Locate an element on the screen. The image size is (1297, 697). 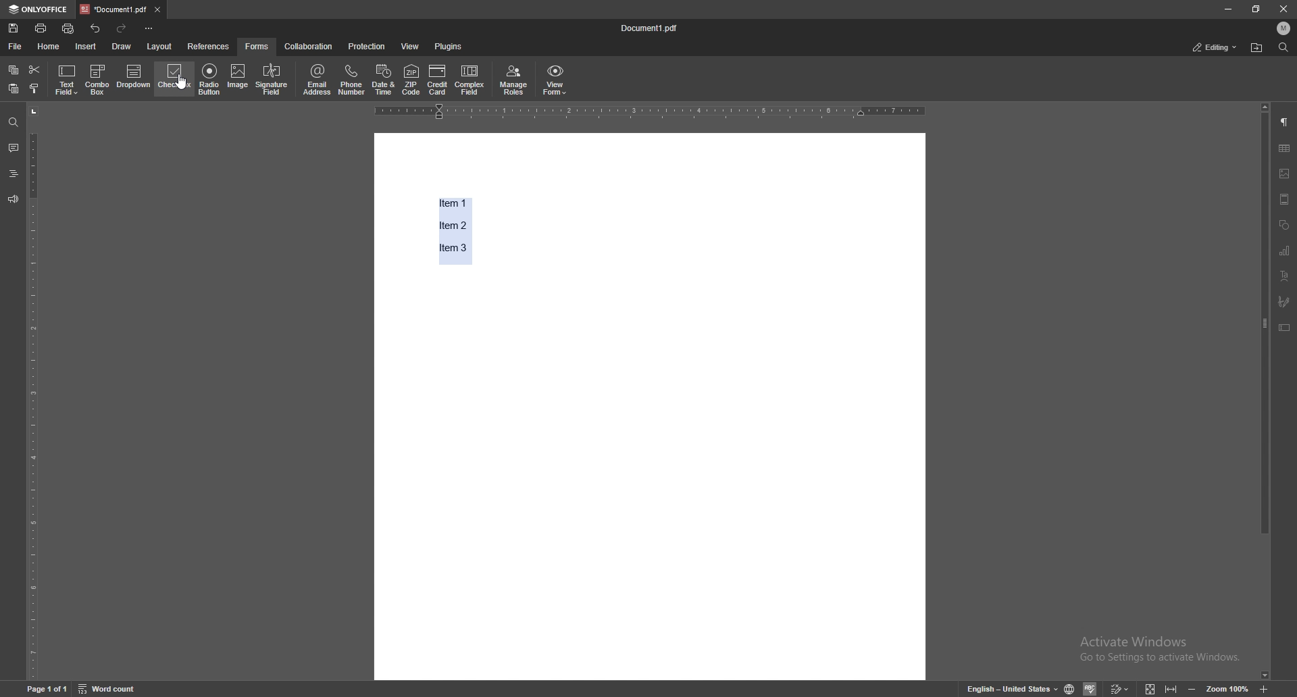
find location is located at coordinates (1256, 49).